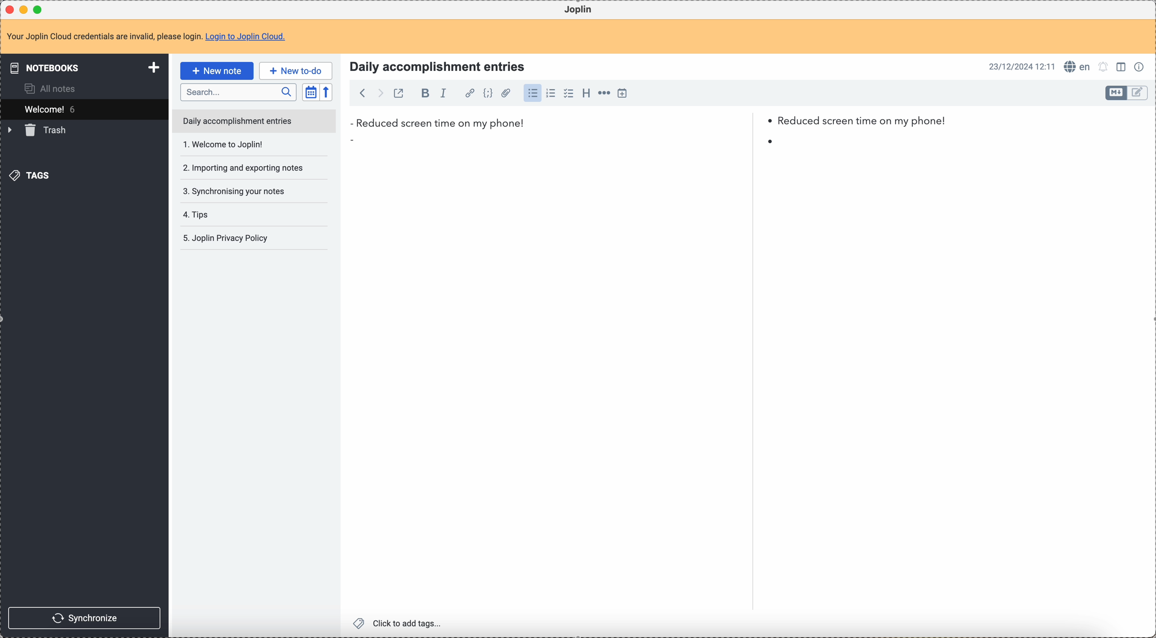  What do you see at coordinates (146, 37) in the screenshot?
I see `note` at bounding box center [146, 37].